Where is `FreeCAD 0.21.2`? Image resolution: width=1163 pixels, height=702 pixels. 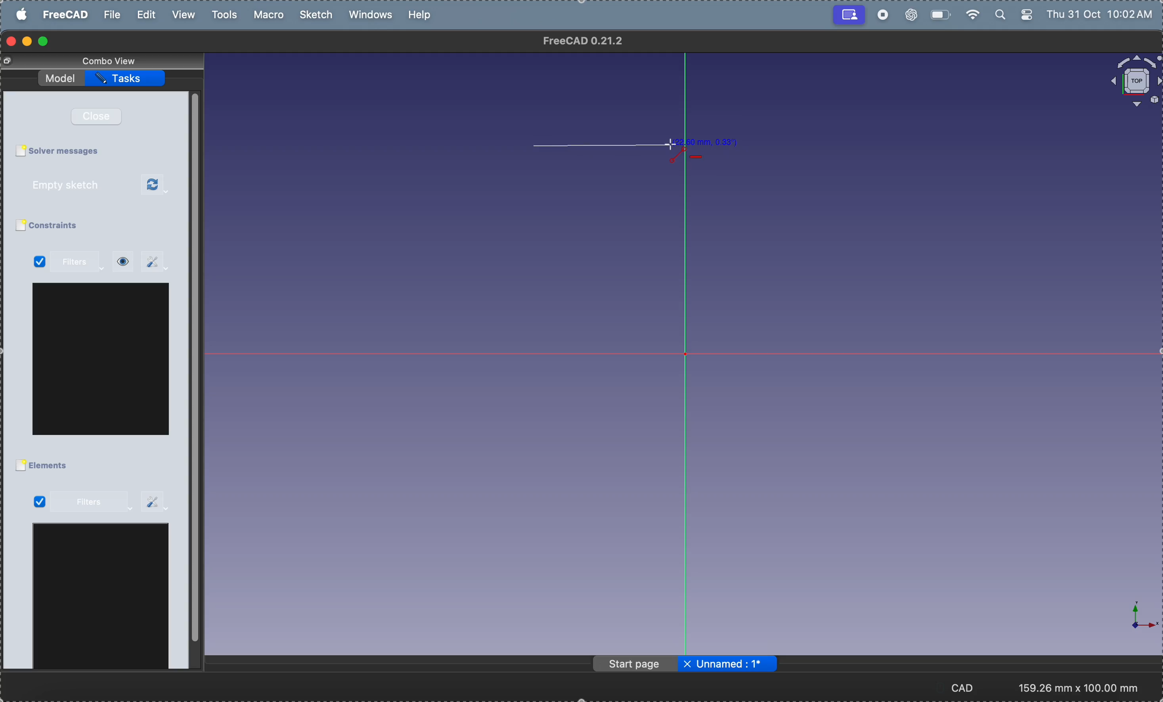
FreeCAD 0.21.2 is located at coordinates (584, 41).